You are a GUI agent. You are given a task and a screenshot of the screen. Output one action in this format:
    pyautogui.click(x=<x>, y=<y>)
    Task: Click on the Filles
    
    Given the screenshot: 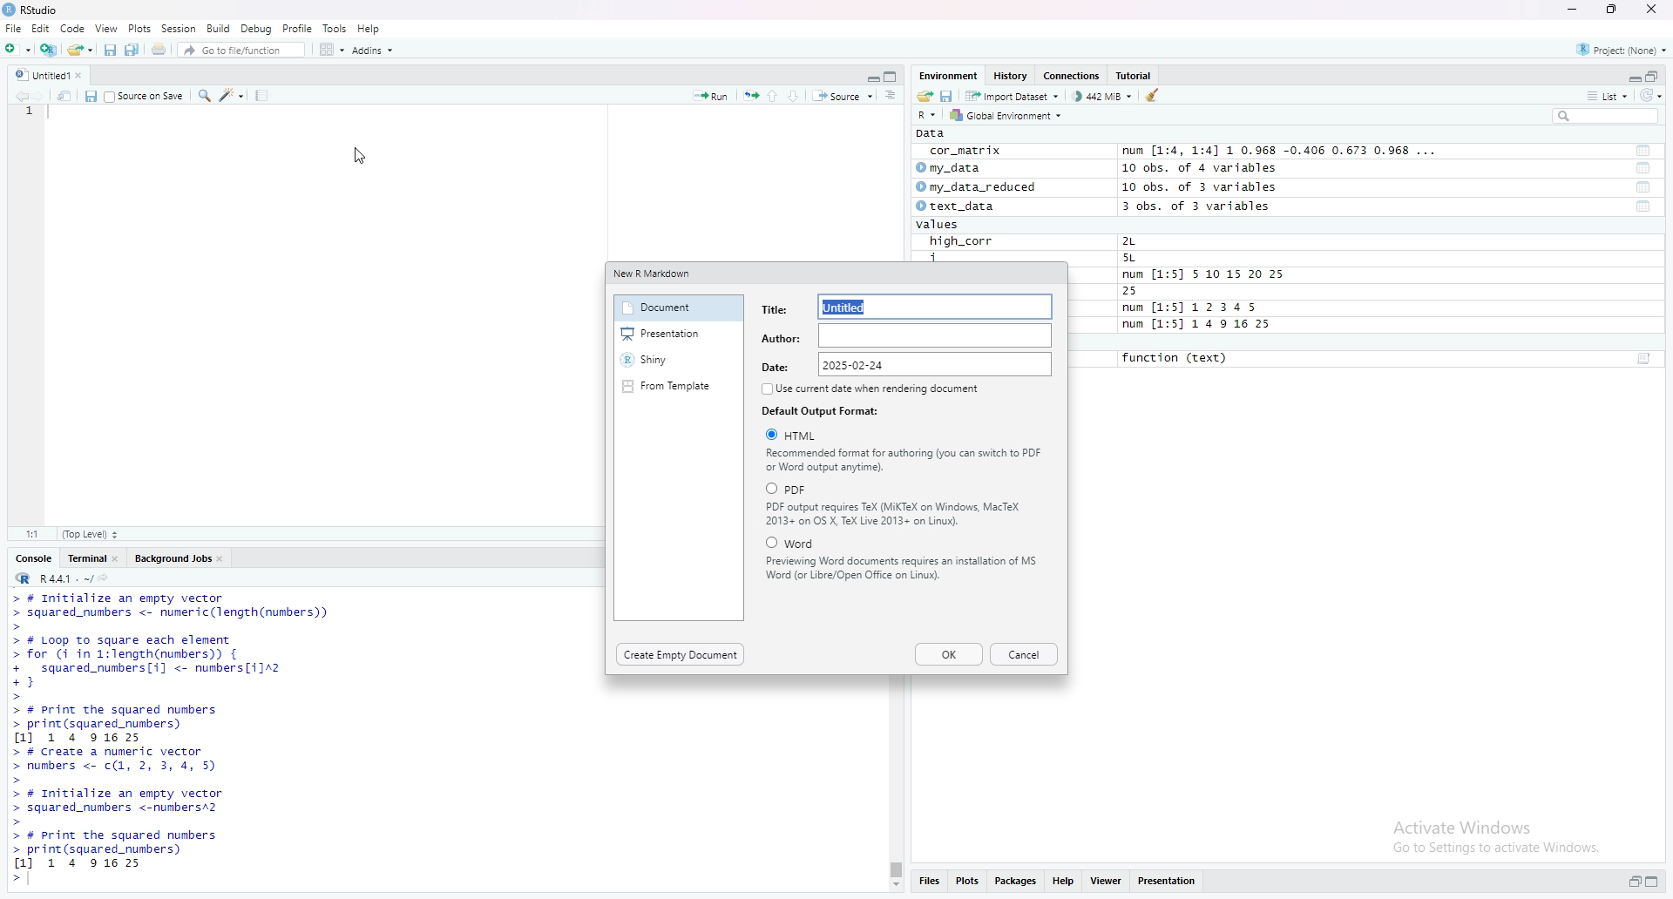 What is the action you would take?
    pyautogui.click(x=928, y=882)
    